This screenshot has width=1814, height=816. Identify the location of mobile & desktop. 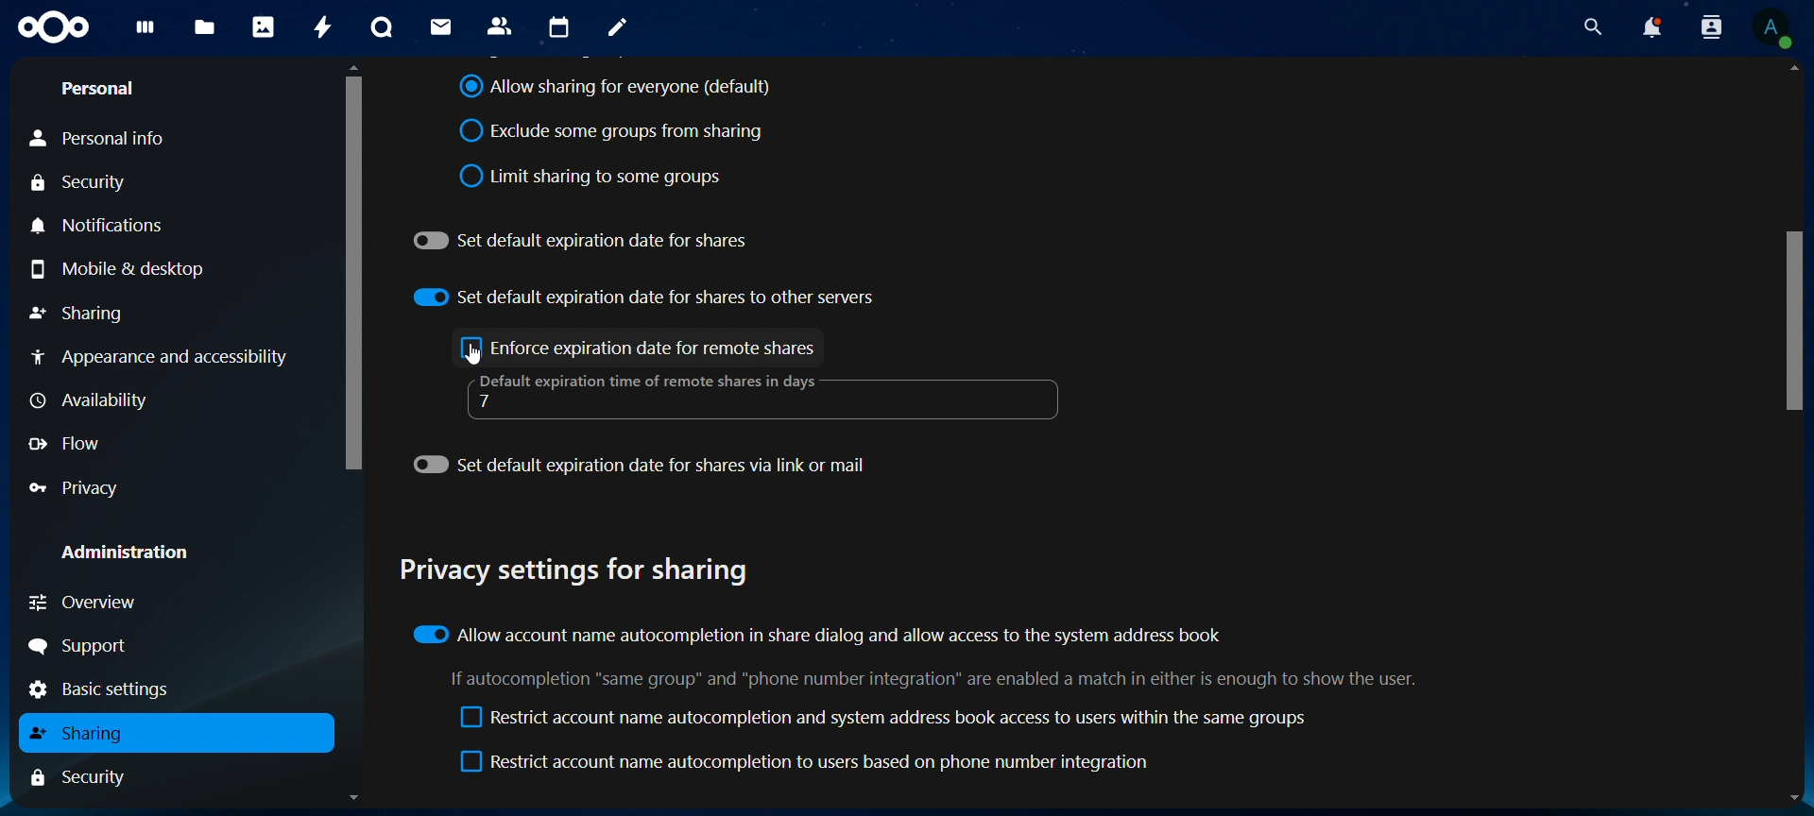
(134, 270).